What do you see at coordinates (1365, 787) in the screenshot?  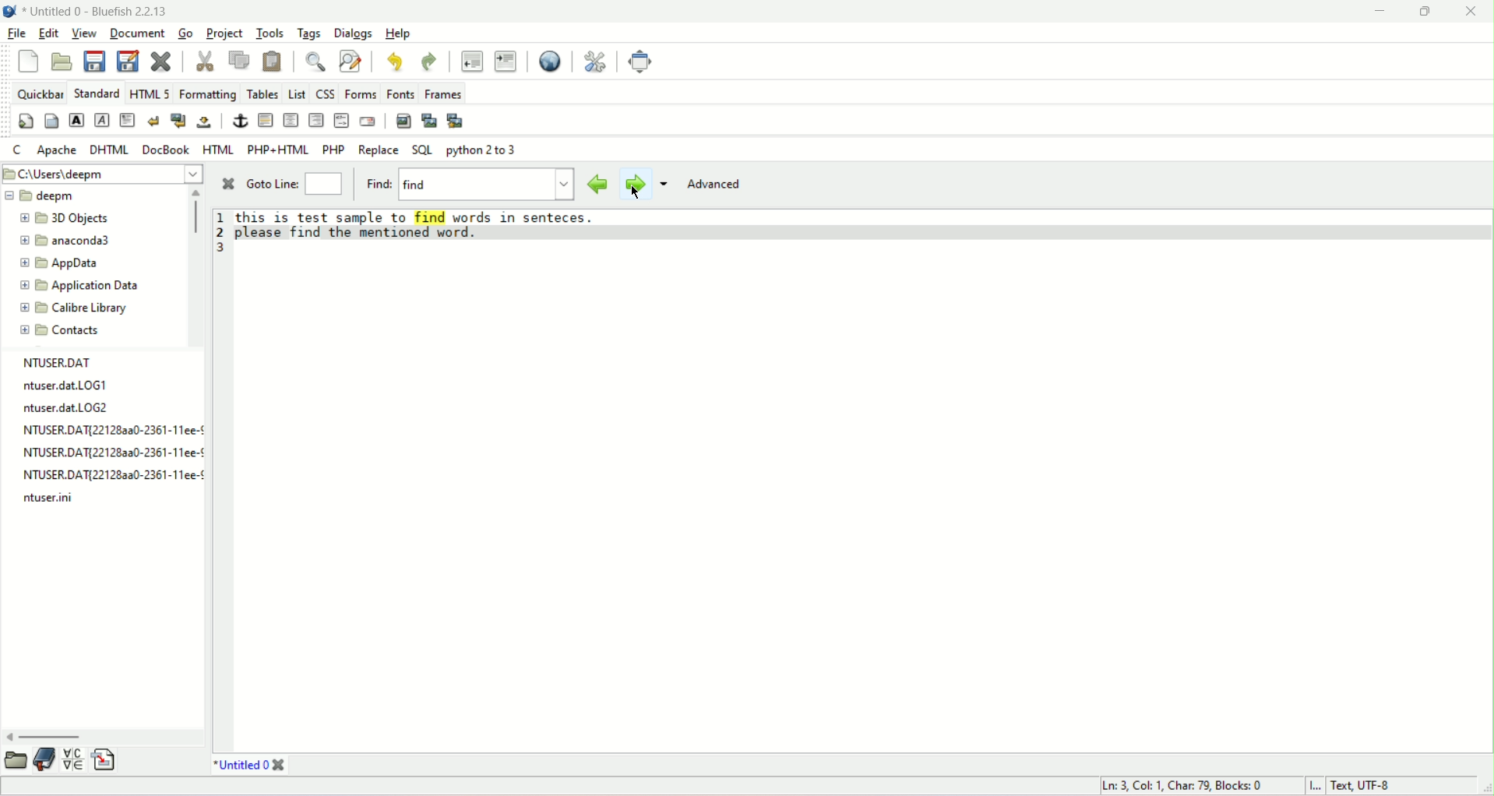 I see `text, UTF-8` at bounding box center [1365, 787].